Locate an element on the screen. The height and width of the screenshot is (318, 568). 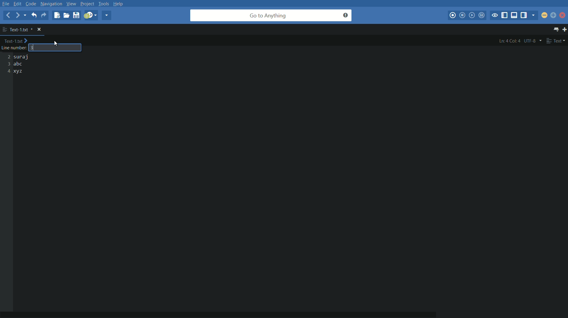
play last macro is located at coordinates (472, 15).